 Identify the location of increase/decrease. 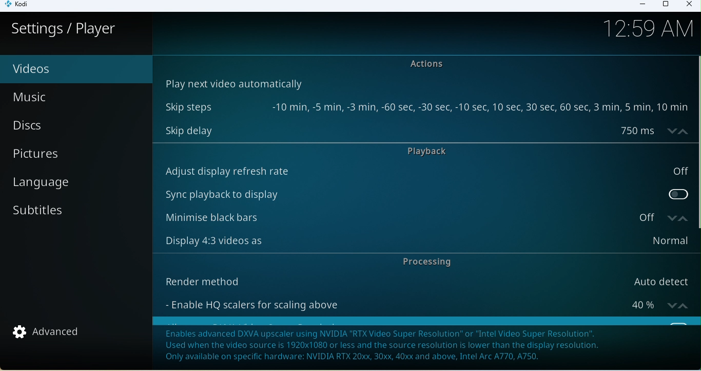
(679, 303).